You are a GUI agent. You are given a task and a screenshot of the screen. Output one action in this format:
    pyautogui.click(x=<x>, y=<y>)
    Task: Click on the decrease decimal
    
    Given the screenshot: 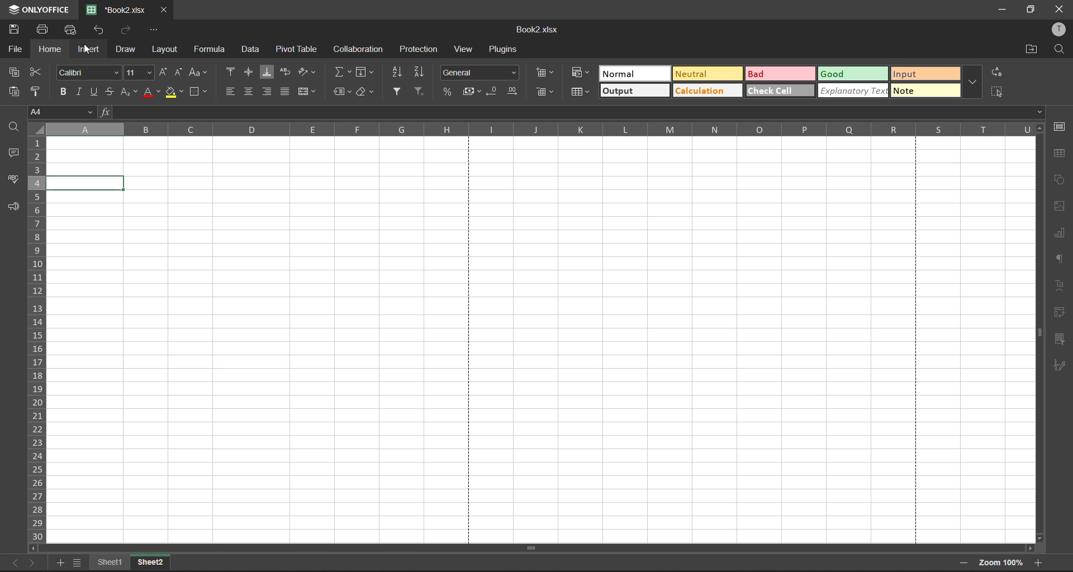 What is the action you would take?
    pyautogui.click(x=493, y=92)
    